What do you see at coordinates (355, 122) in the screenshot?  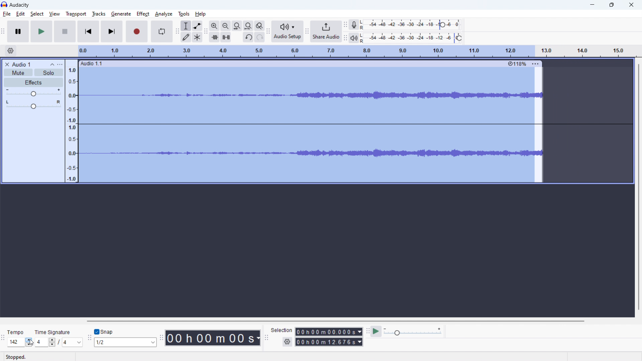 I see `Straight wave` at bounding box center [355, 122].